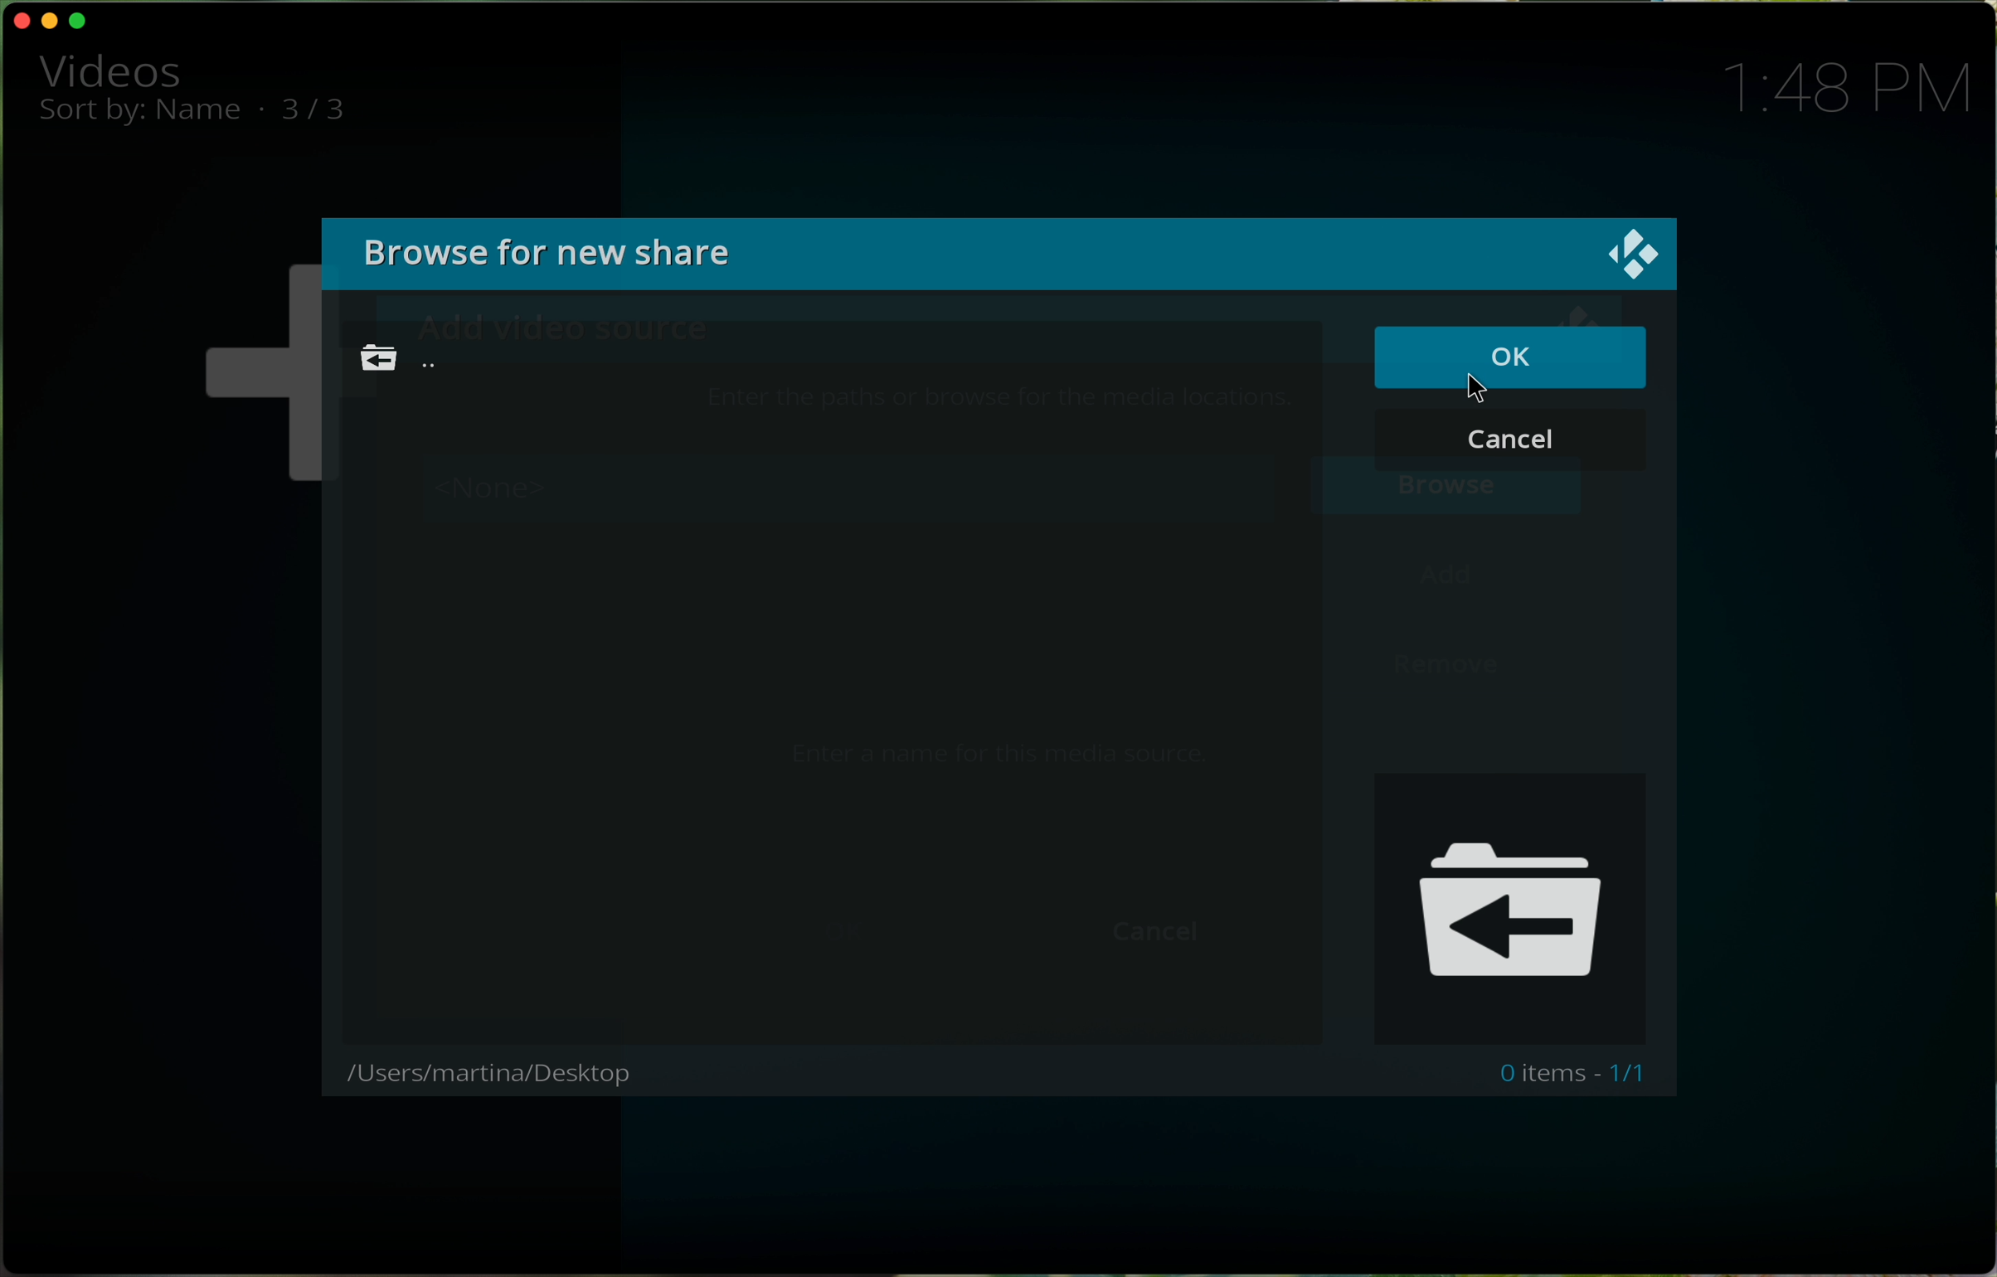 Image resolution: width=1997 pixels, height=1277 pixels. I want to click on file path, so click(496, 1075).